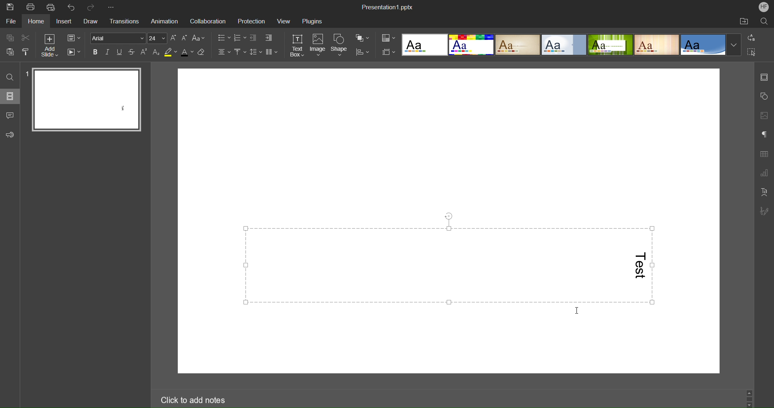 This screenshot has height=408, width=774. I want to click on Bold, so click(96, 52).